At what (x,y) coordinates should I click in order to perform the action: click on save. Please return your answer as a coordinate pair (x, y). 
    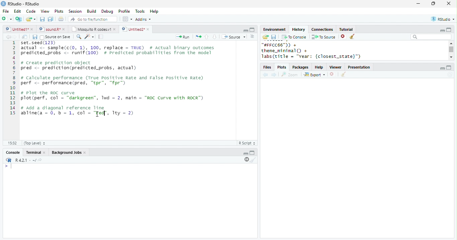
    Looking at the image, I should click on (274, 37).